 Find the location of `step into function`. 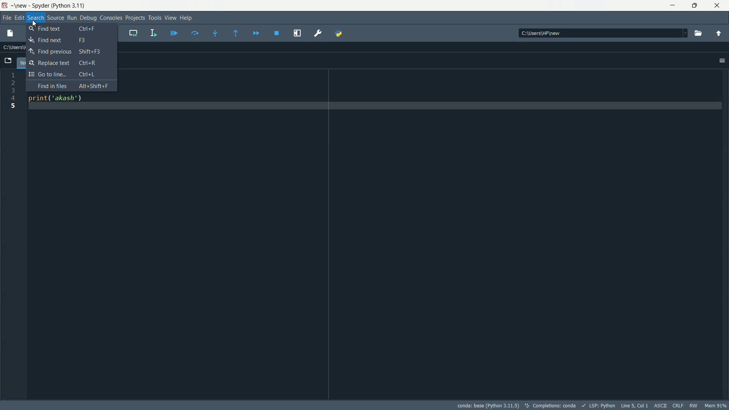

step into function is located at coordinates (215, 33).